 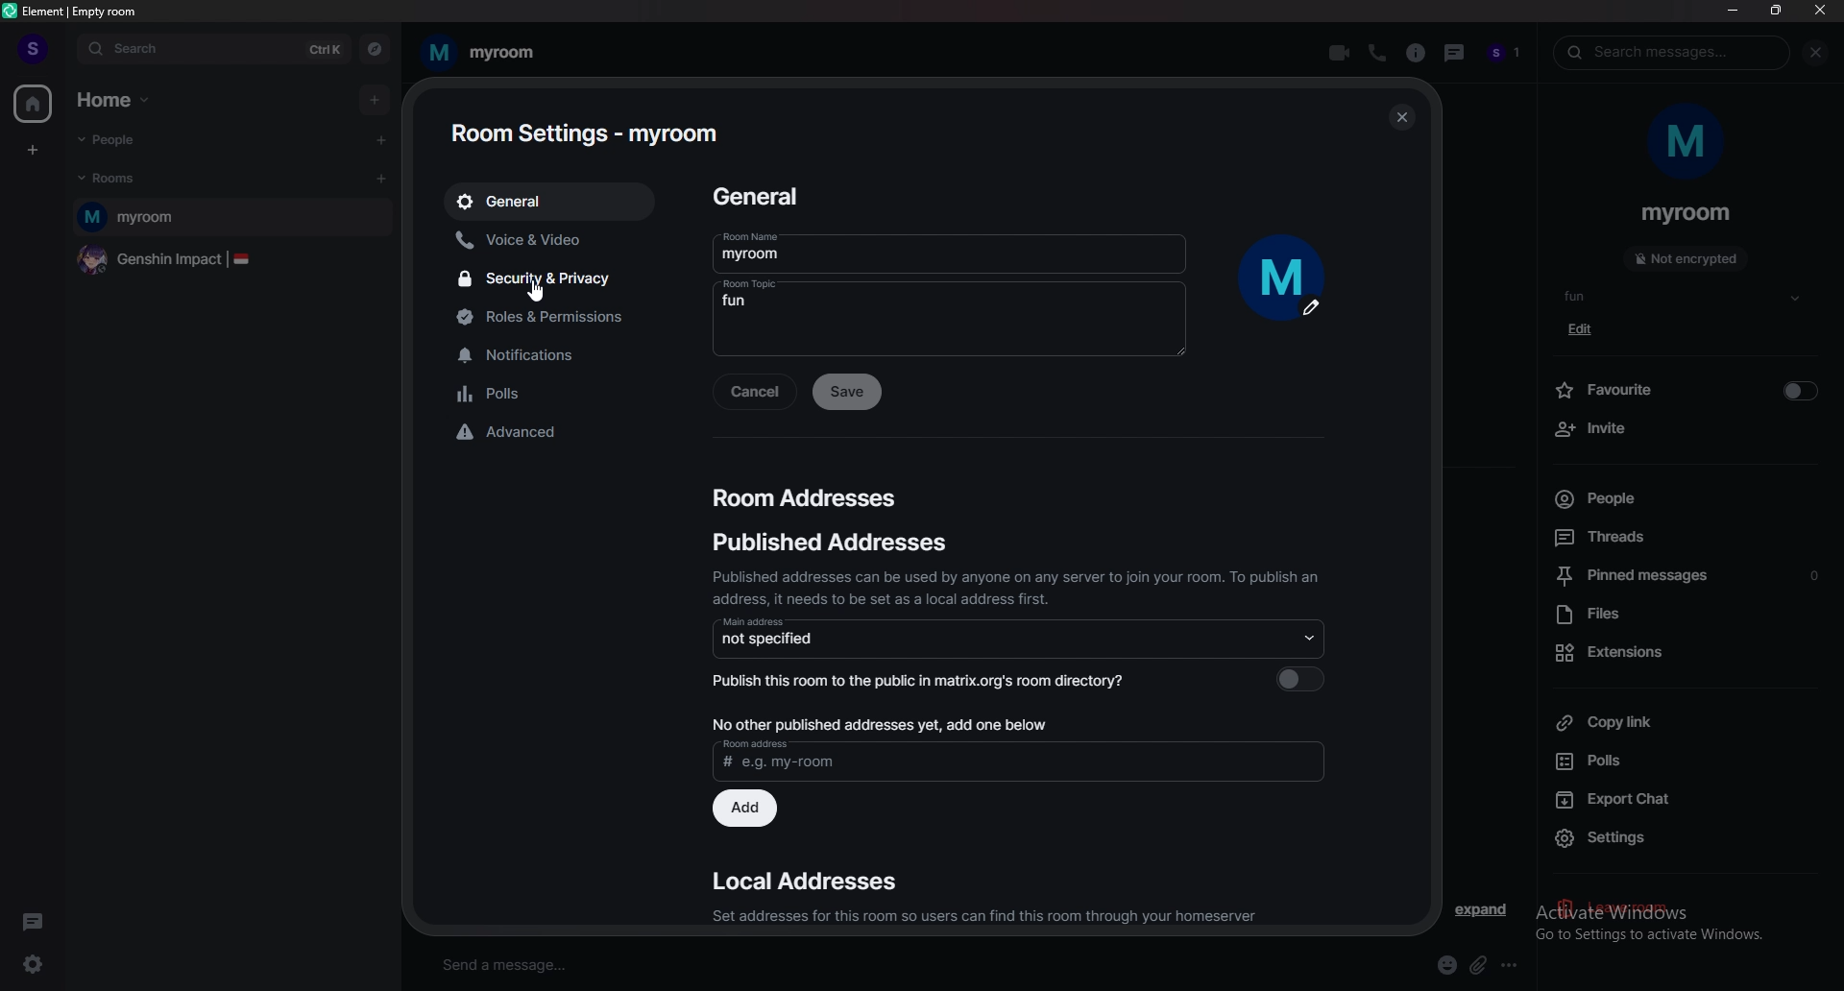 I want to click on polls, so click(x=557, y=397).